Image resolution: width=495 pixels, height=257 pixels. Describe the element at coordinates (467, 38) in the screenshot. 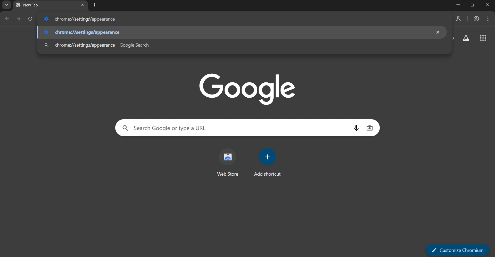

I see `search labs` at that location.